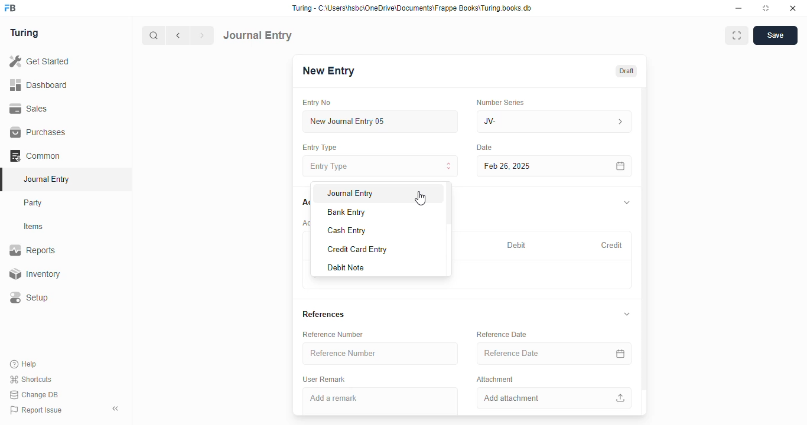 The image size is (807, 425). What do you see at coordinates (357, 250) in the screenshot?
I see `credit card entry` at bounding box center [357, 250].